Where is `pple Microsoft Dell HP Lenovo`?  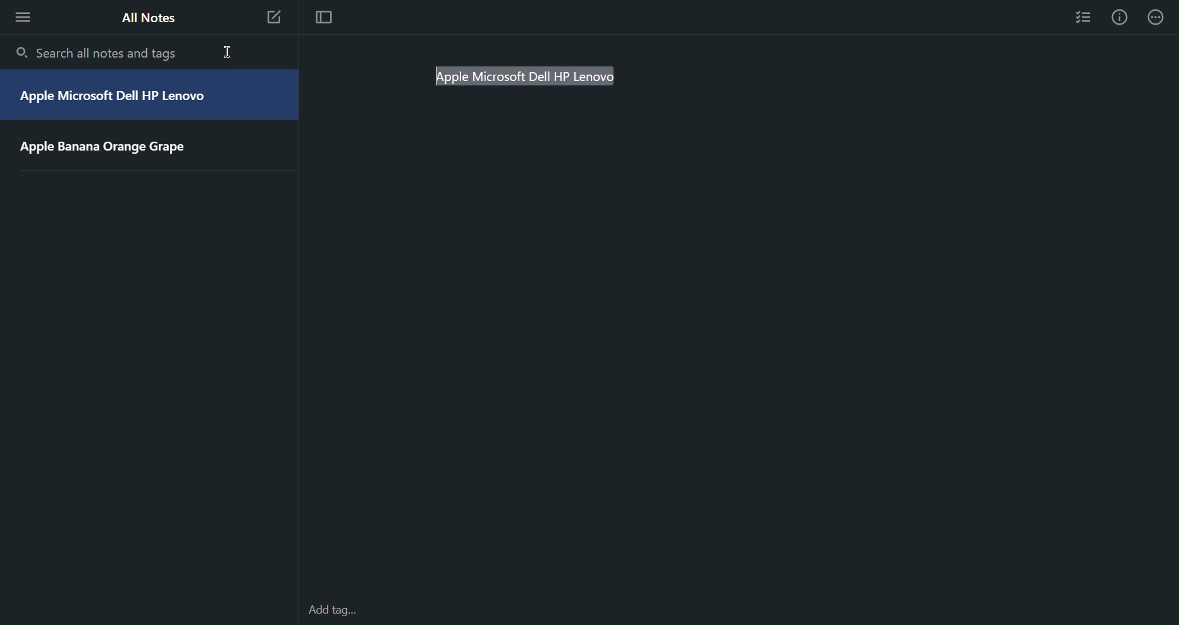 pple Microsoft Dell HP Lenovo is located at coordinates (526, 78).